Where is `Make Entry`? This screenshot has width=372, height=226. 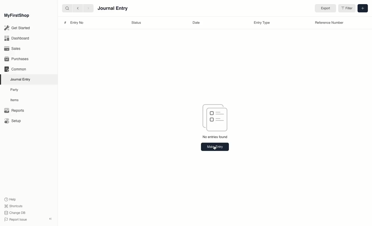
Make Entry is located at coordinates (215, 147).